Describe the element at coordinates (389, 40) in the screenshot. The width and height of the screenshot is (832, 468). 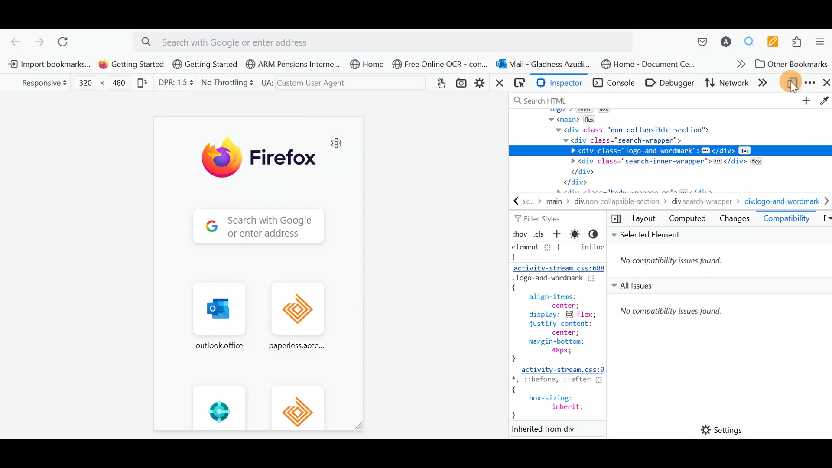
I see `Search bar` at that location.